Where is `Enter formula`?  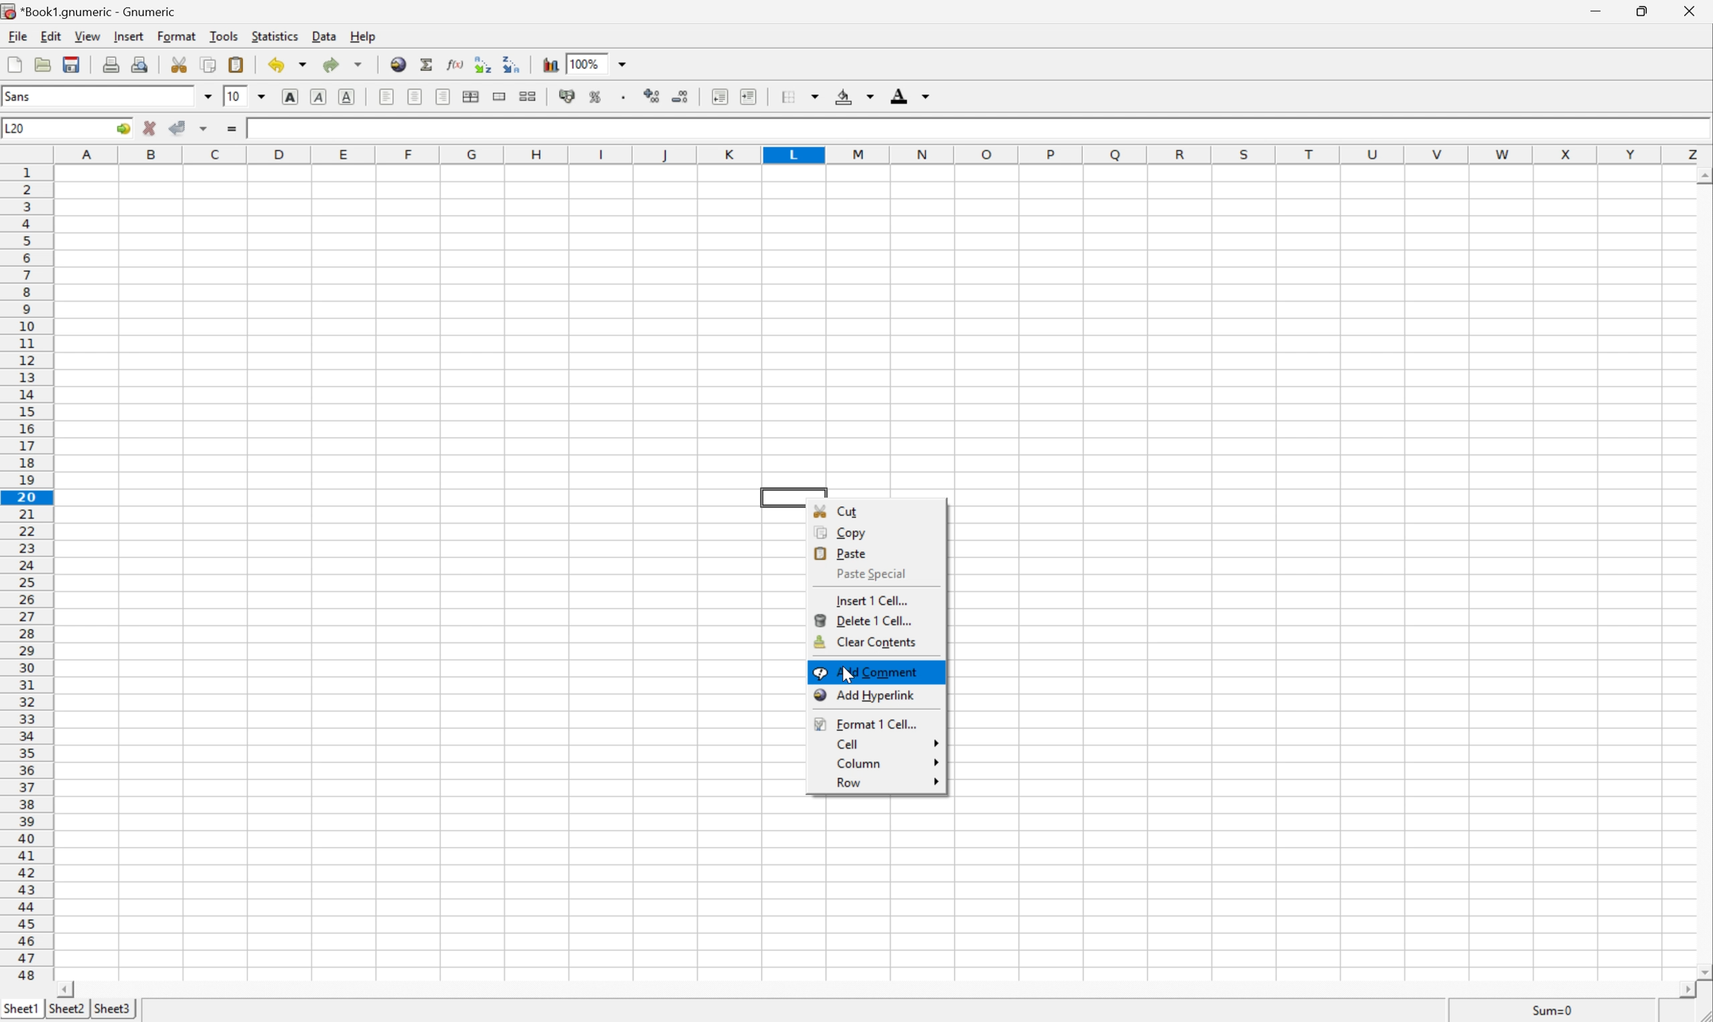
Enter formula is located at coordinates (231, 130).